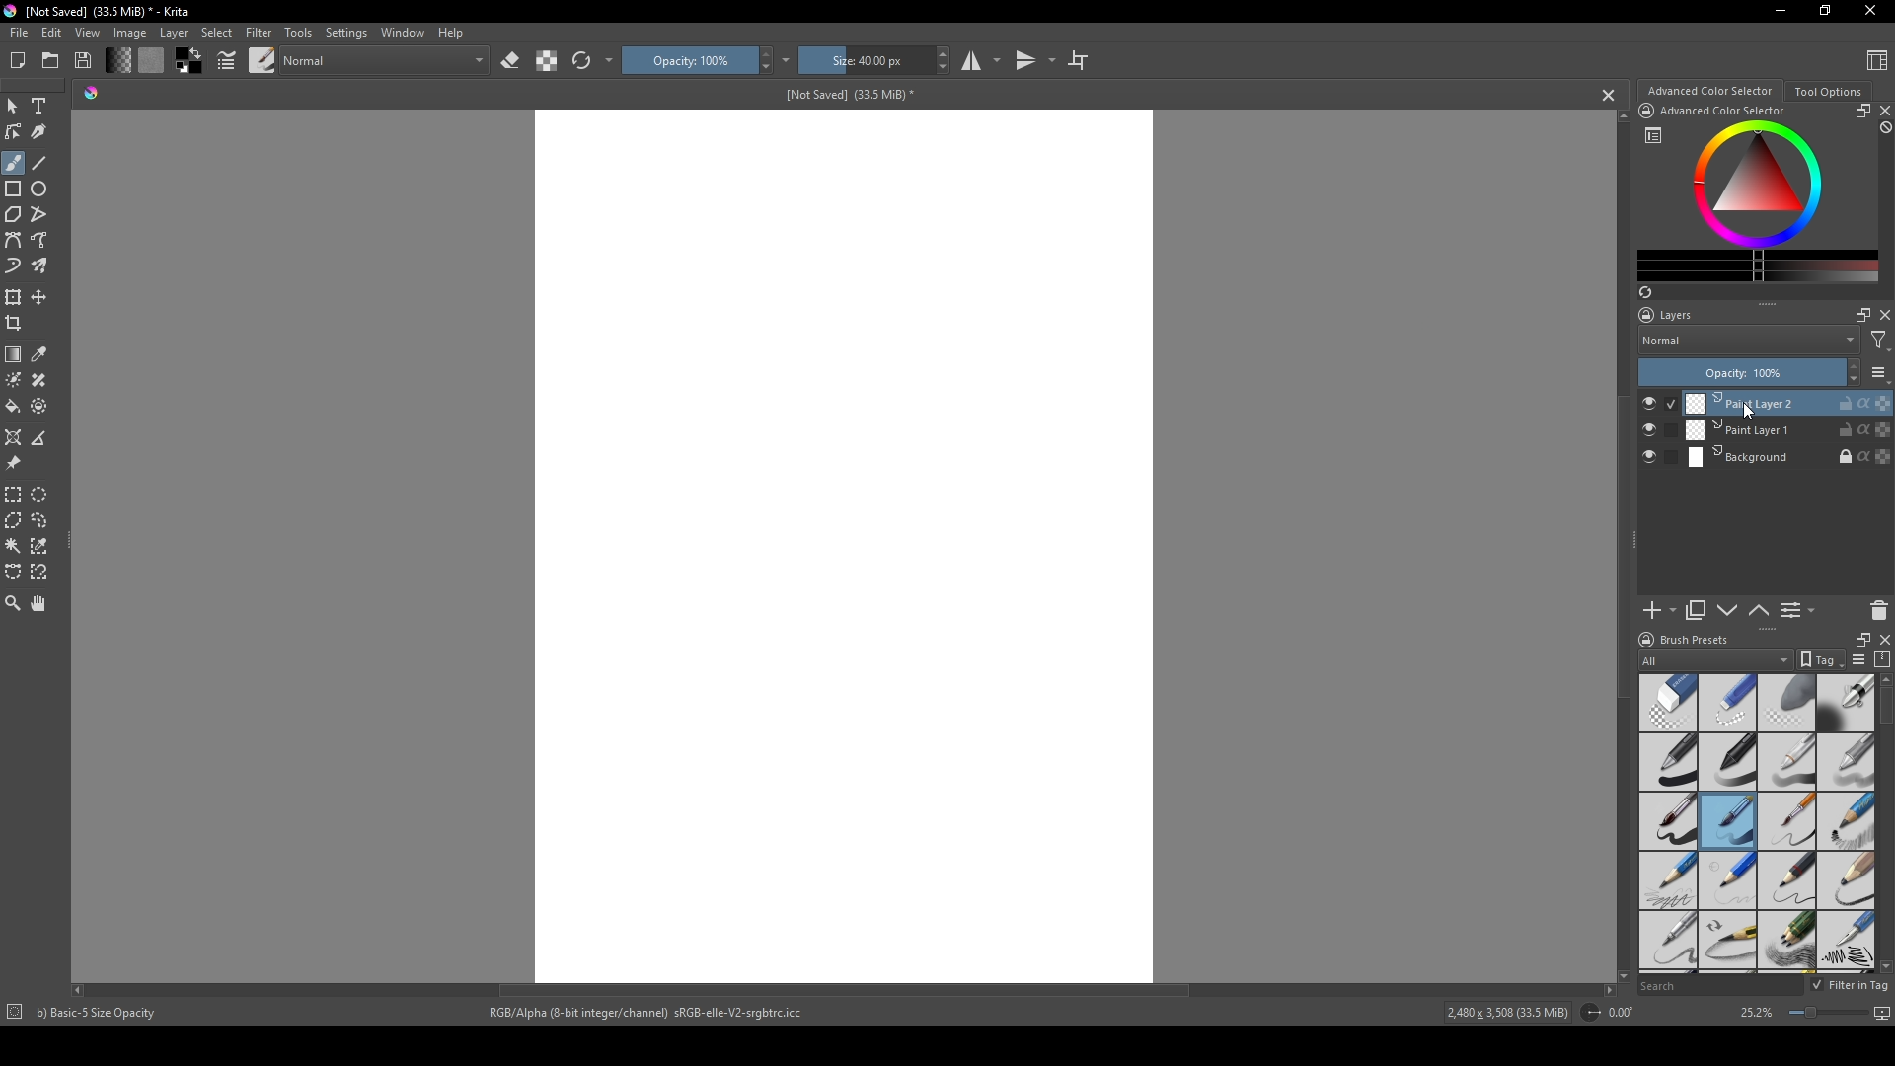 This screenshot has height=1066, width=1895. What do you see at coordinates (1877, 59) in the screenshot?
I see `Content` at bounding box center [1877, 59].